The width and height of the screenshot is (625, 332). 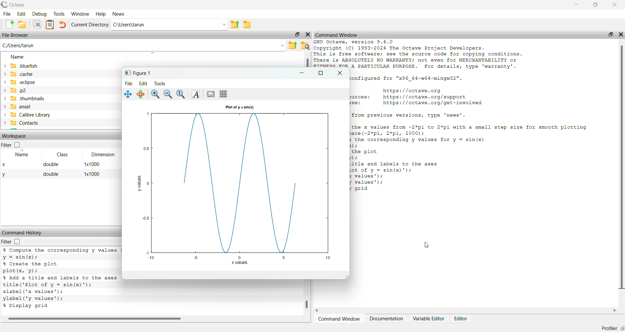 I want to click on move, so click(x=128, y=94).